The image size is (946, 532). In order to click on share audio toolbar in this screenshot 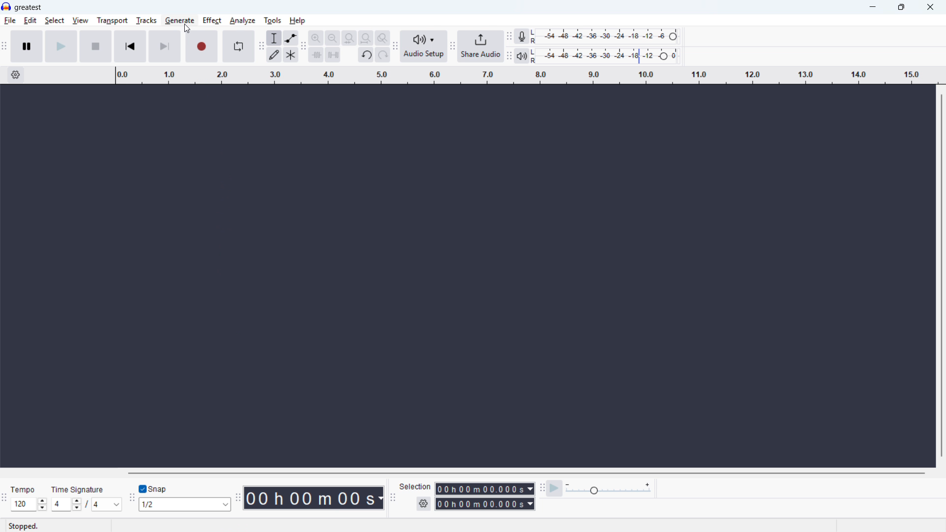, I will do `click(452, 47)`.